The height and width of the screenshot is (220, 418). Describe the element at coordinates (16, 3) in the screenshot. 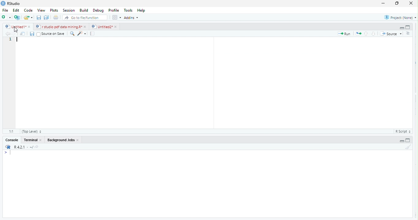

I see `RStudio` at that location.